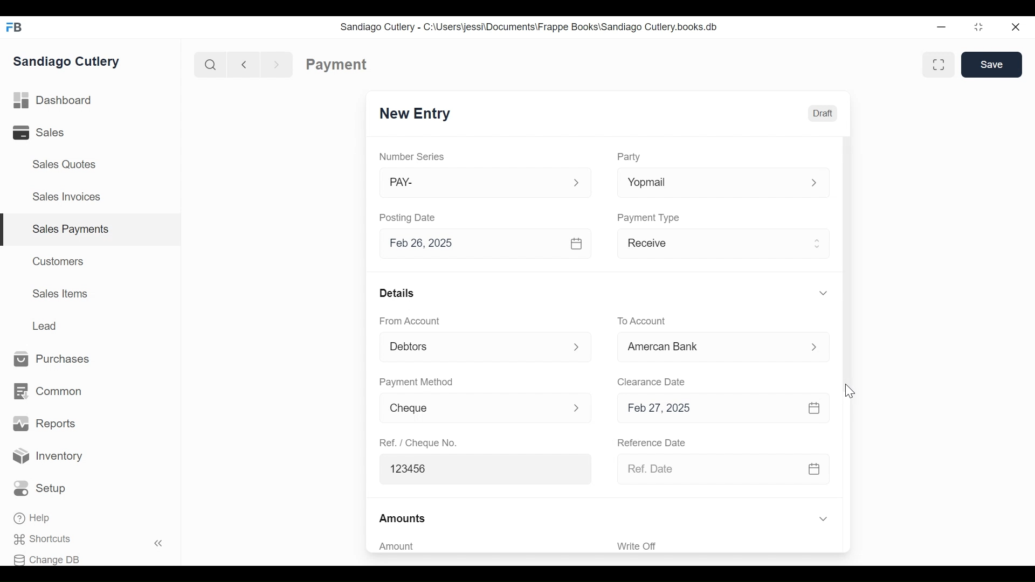  What do you see at coordinates (577, 244) in the screenshot?
I see `Calendar` at bounding box center [577, 244].